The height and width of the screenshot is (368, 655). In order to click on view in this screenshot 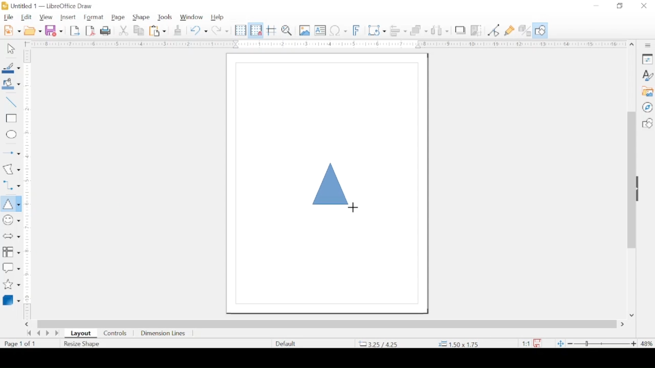, I will do `click(47, 17)`.